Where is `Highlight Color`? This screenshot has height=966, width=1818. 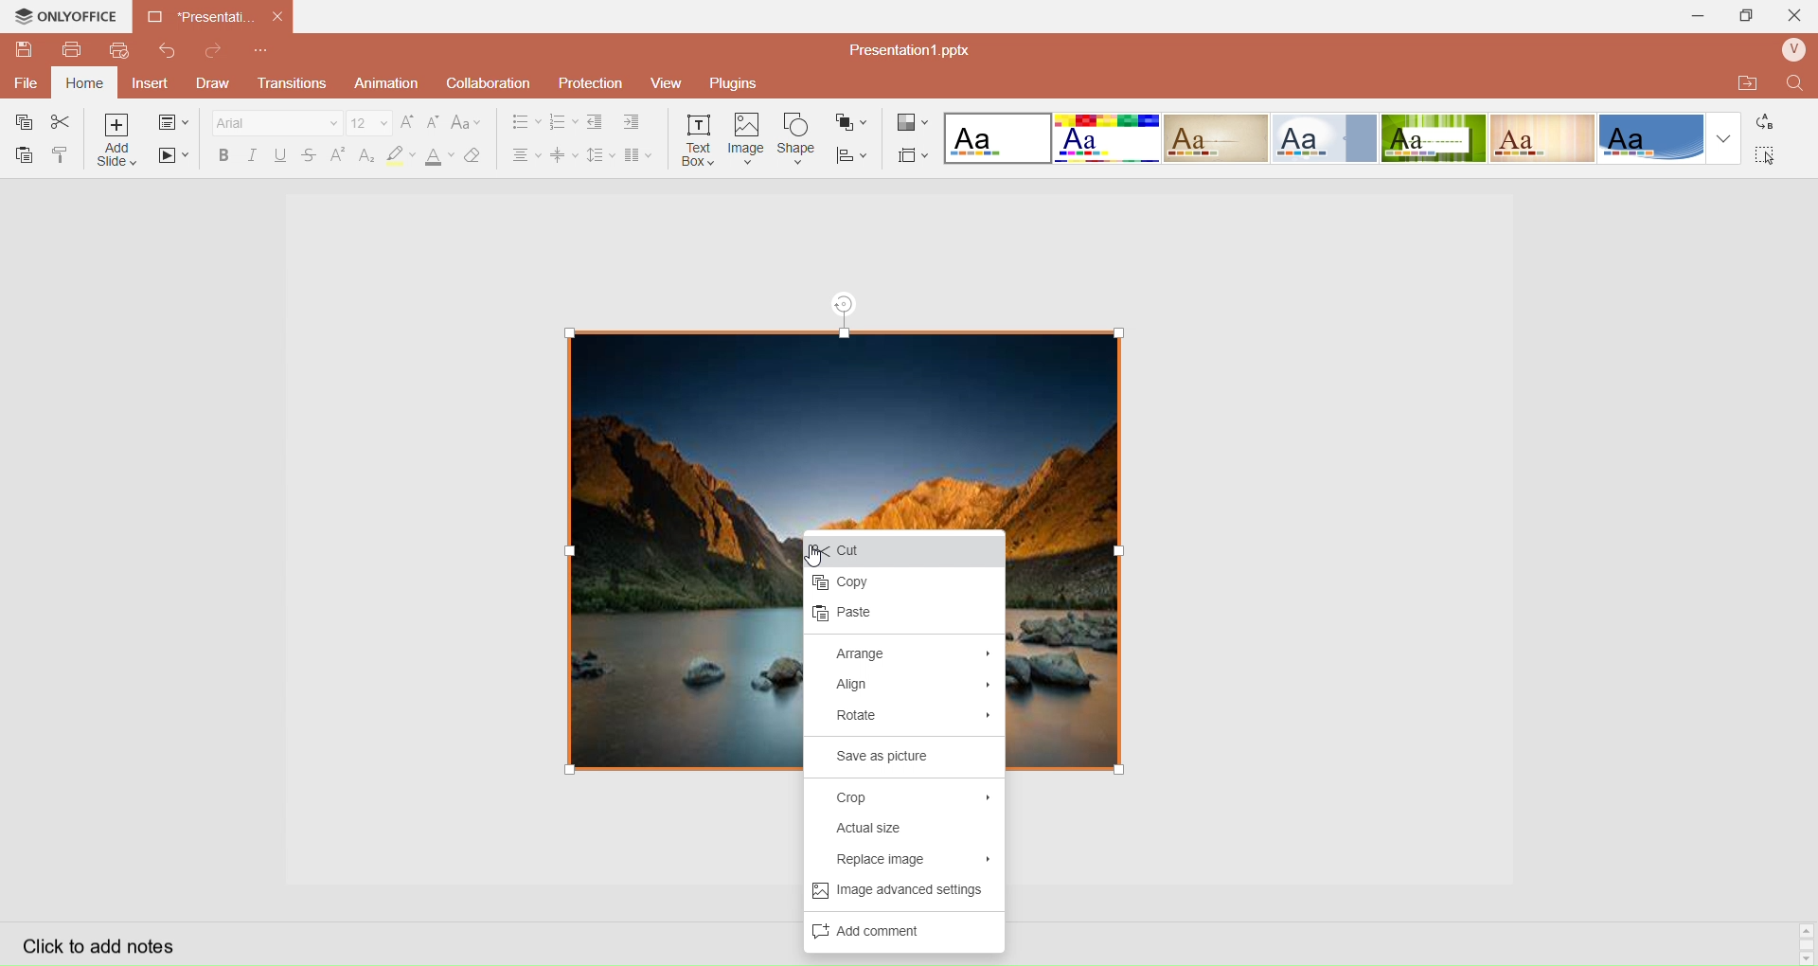 Highlight Color is located at coordinates (403, 156).